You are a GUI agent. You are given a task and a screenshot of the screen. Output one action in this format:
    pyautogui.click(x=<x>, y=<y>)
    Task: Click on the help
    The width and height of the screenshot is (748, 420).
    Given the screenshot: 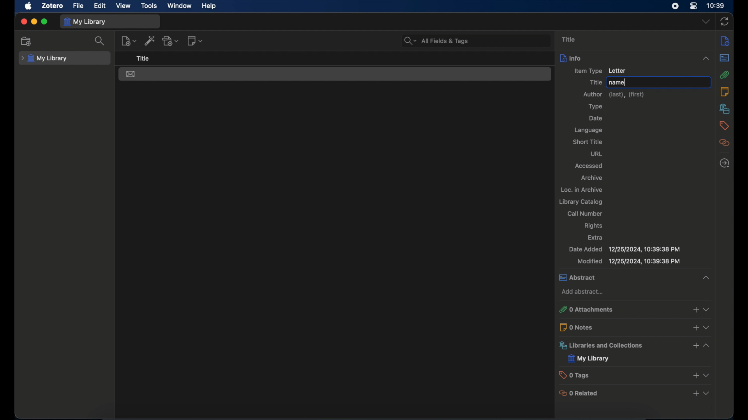 What is the action you would take?
    pyautogui.click(x=210, y=6)
    